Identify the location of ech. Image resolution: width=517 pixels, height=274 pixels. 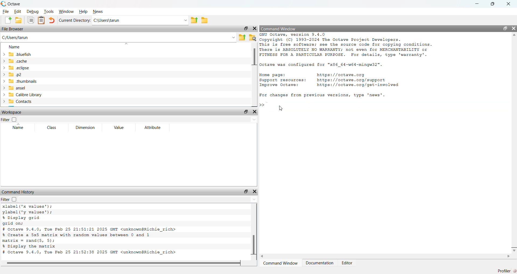
(16, 68).